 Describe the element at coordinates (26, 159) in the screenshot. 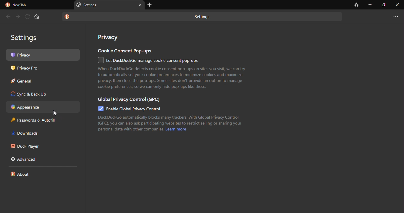

I see `advanced` at that location.